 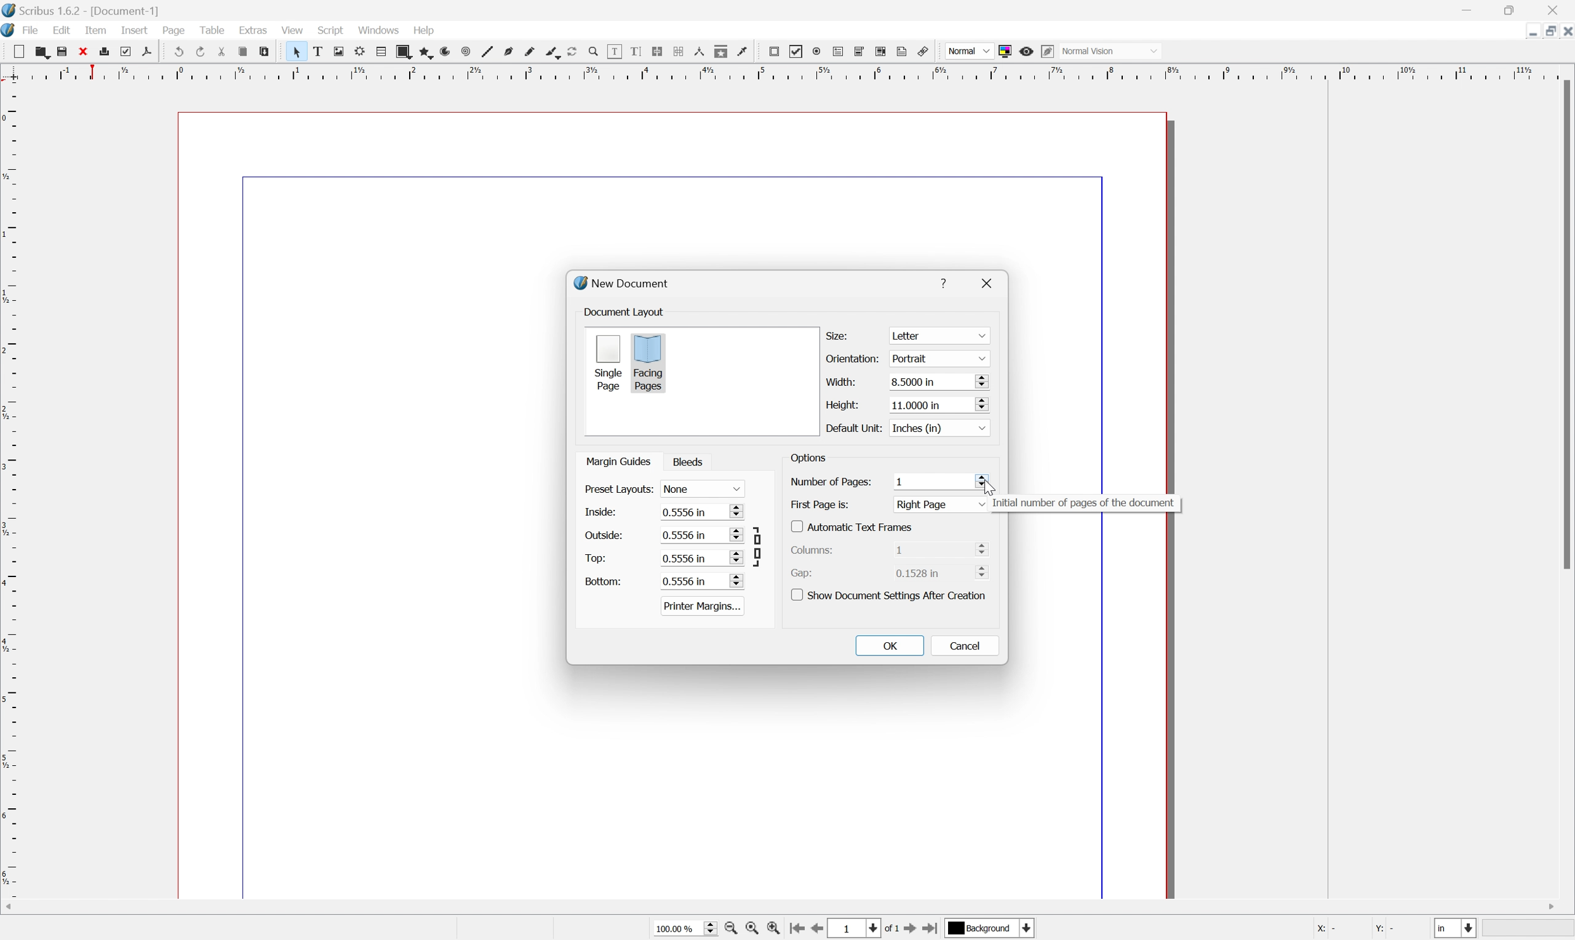 I want to click on Image frame, so click(x=338, y=52).